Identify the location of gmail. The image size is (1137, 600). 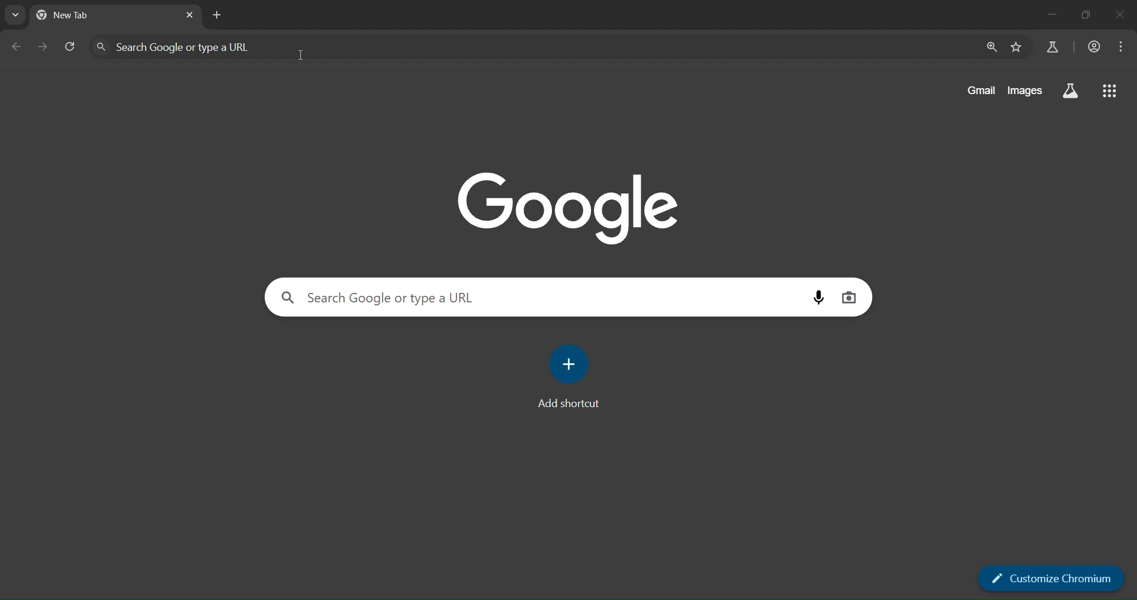
(982, 91).